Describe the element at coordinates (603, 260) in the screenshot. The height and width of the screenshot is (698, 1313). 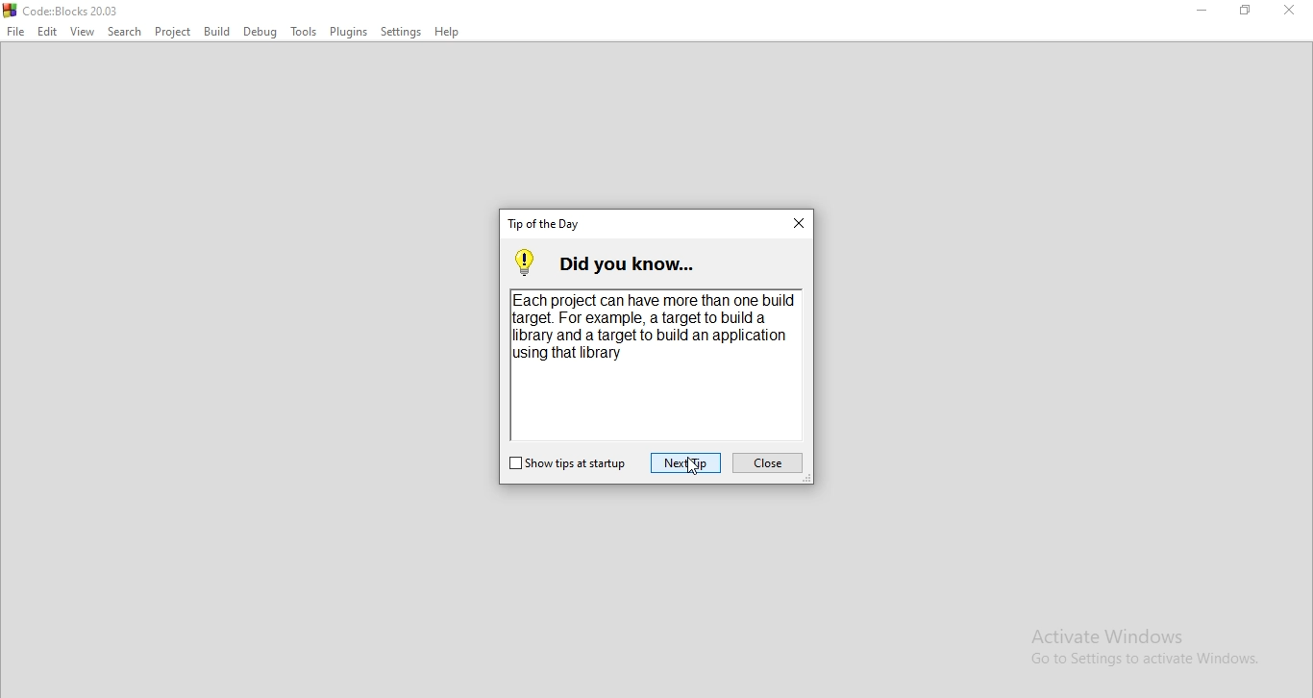
I see `did you know` at that location.